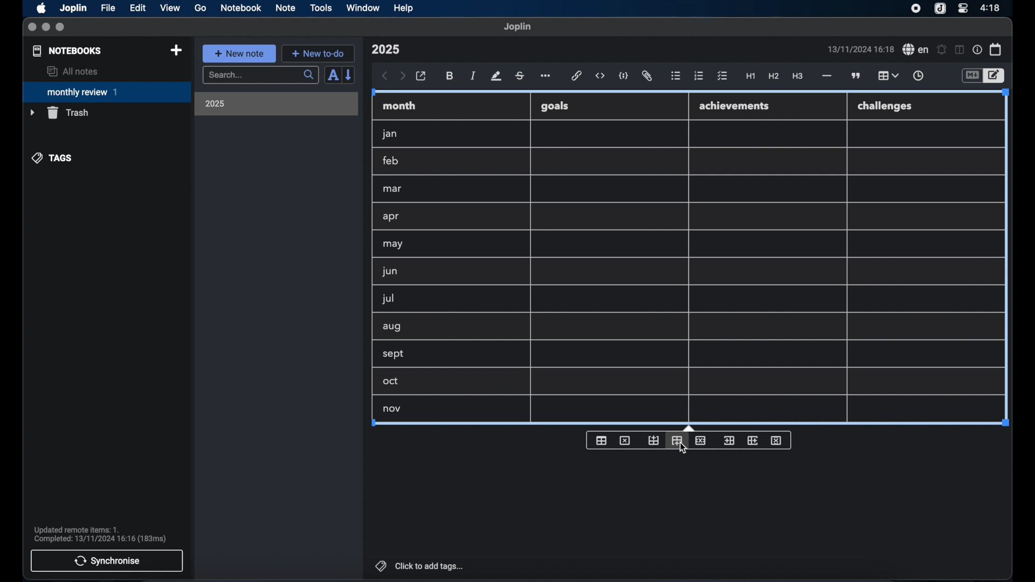 The height and width of the screenshot is (582, 1035). Describe the element at coordinates (960, 50) in the screenshot. I see `toggle editor layout` at that location.